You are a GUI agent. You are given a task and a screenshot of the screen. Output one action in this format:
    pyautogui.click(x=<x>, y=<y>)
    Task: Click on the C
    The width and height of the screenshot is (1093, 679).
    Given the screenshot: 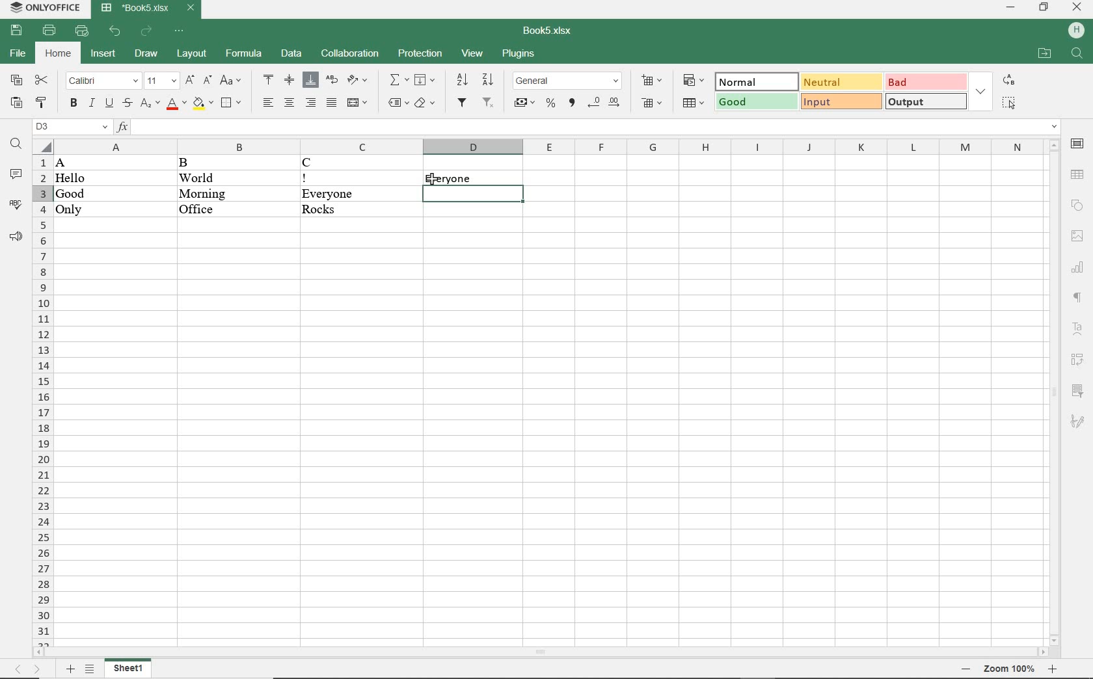 What is the action you would take?
    pyautogui.click(x=351, y=163)
    